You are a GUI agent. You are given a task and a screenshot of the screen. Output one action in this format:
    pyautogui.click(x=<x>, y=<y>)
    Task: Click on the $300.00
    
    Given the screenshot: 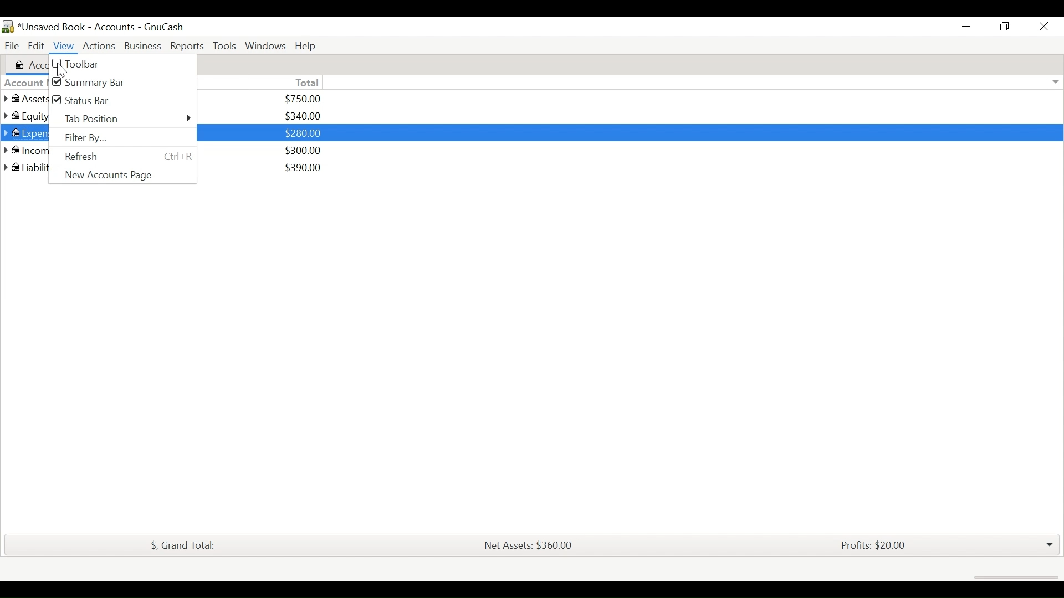 What is the action you would take?
    pyautogui.click(x=304, y=151)
    